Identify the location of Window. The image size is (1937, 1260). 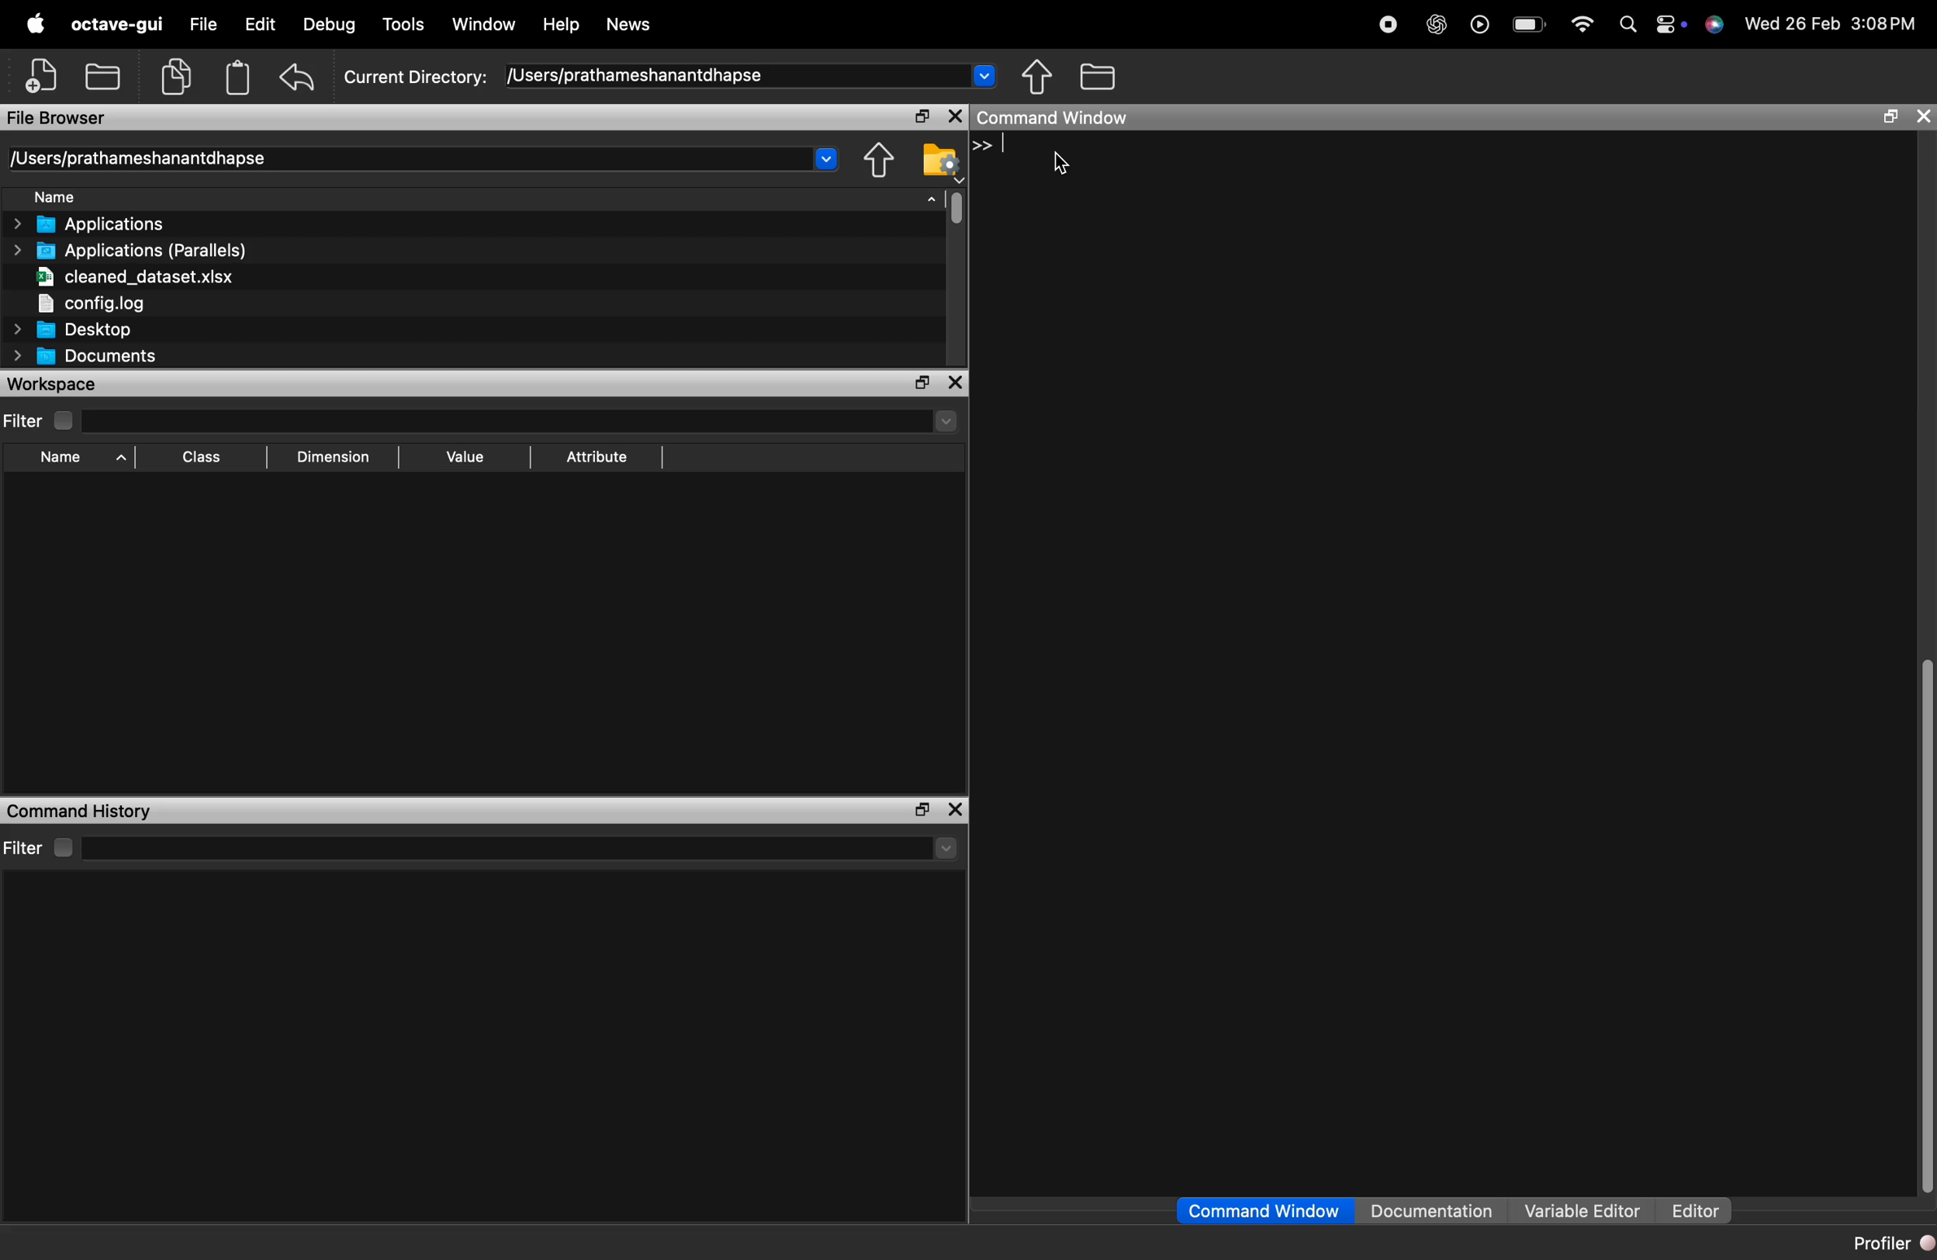
(487, 25).